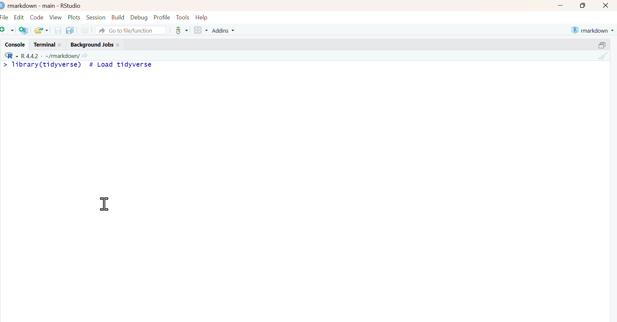 This screenshot has width=617, height=322. Describe the element at coordinates (19, 16) in the screenshot. I see `Edit` at that location.